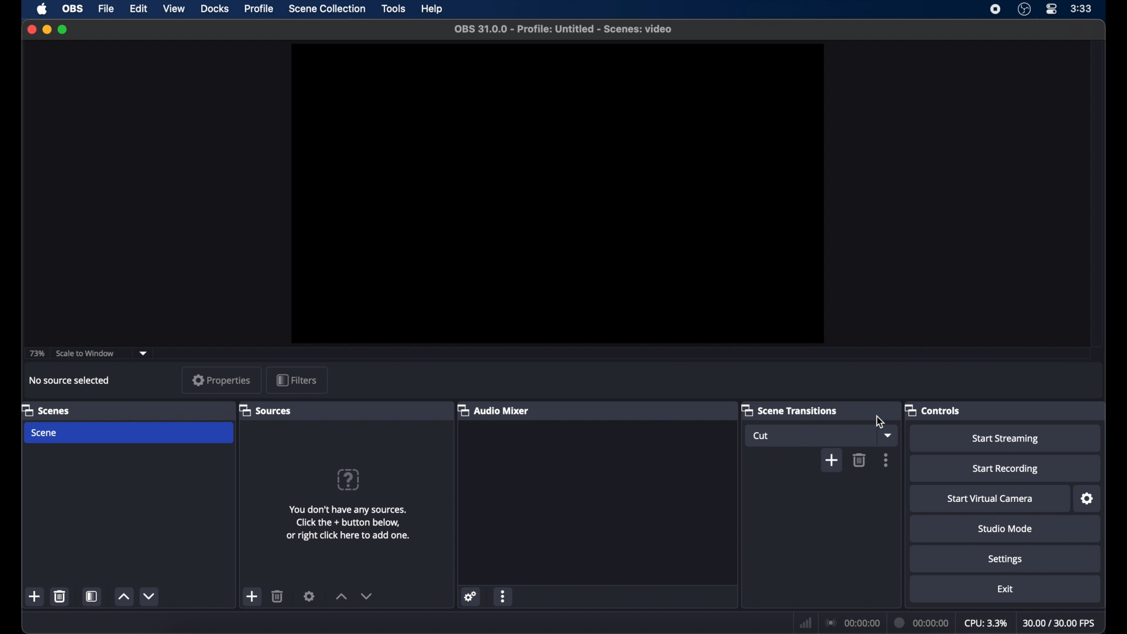 This screenshot has width=1127, height=634. Describe the element at coordinates (1007, 560) in the screenshot. I see `settings` at that location.